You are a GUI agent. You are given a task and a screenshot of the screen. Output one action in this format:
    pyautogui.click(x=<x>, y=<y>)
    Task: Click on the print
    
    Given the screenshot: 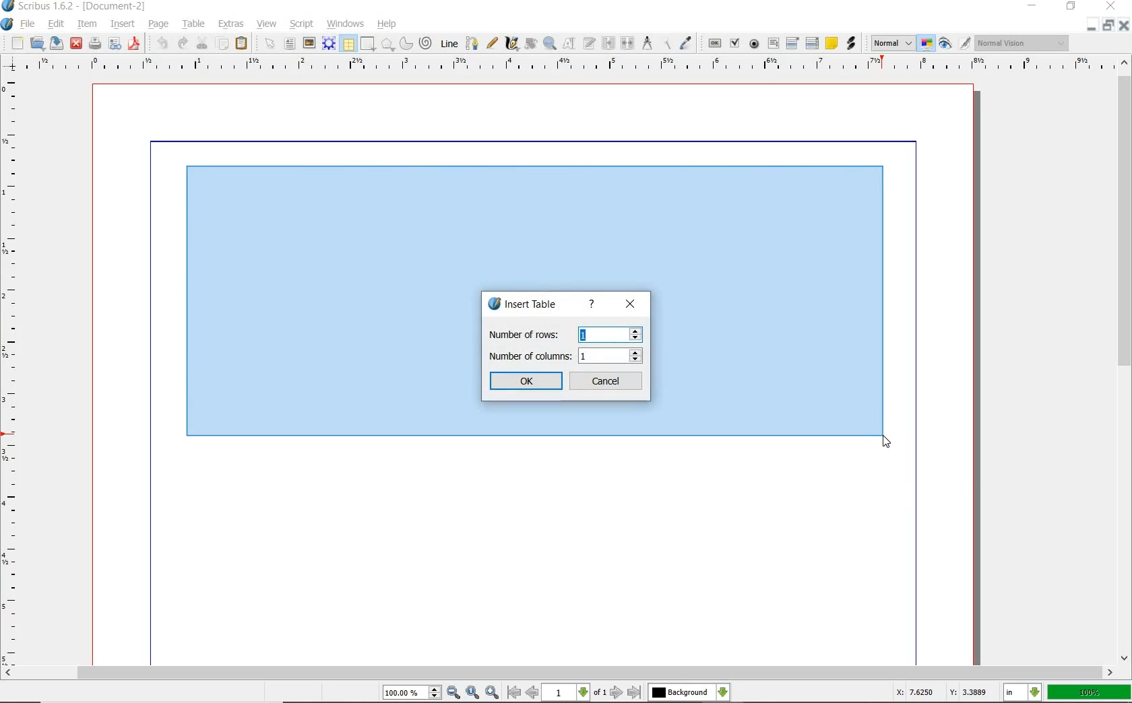 What is the action you would take?
    pyautogui.click(x=94, y=43)
    